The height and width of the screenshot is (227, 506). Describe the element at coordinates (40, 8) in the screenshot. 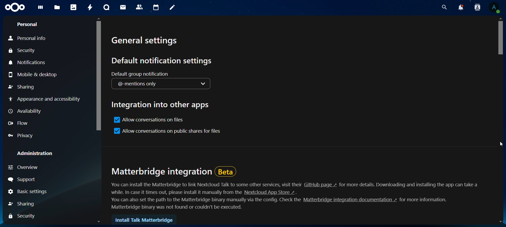

I see `dashboard` at that location.